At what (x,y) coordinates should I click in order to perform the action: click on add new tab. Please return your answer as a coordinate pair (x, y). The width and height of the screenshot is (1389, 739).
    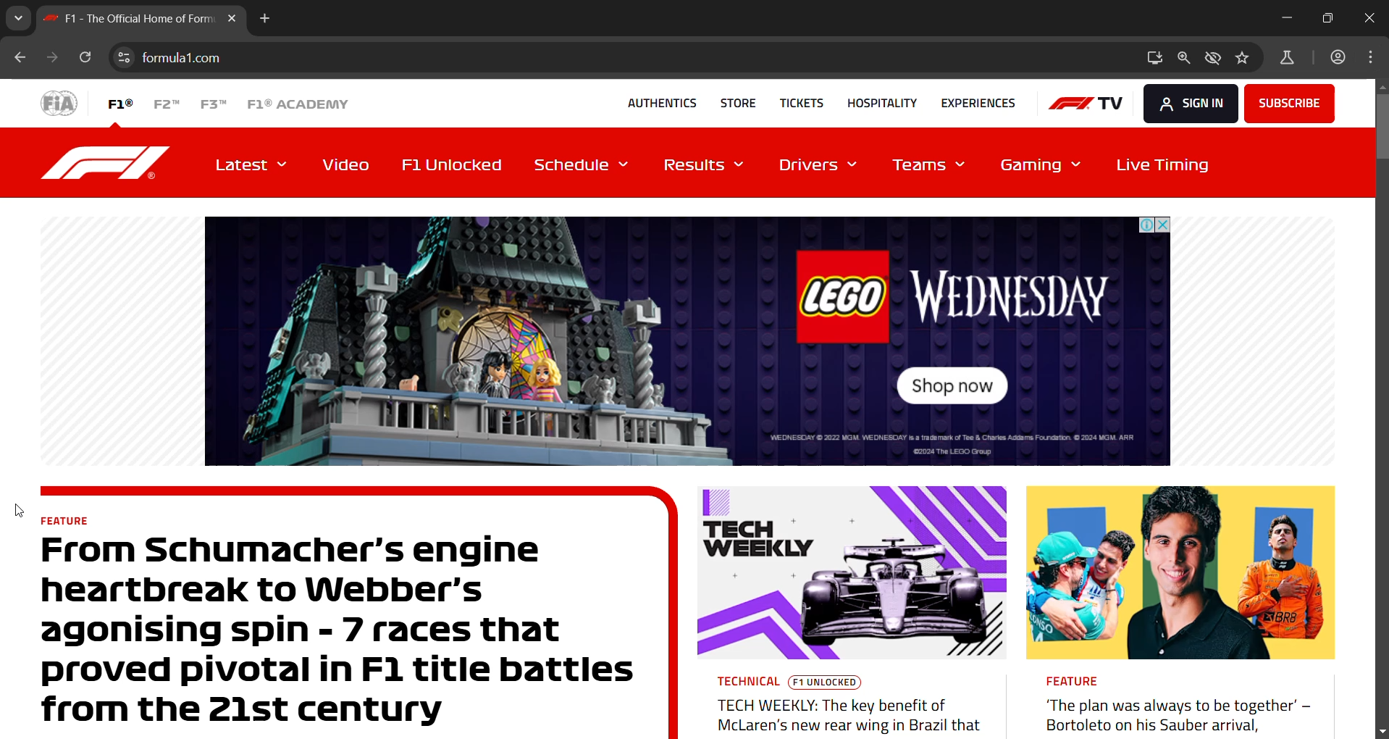
    Looking at the image, I should click on (266, 22).